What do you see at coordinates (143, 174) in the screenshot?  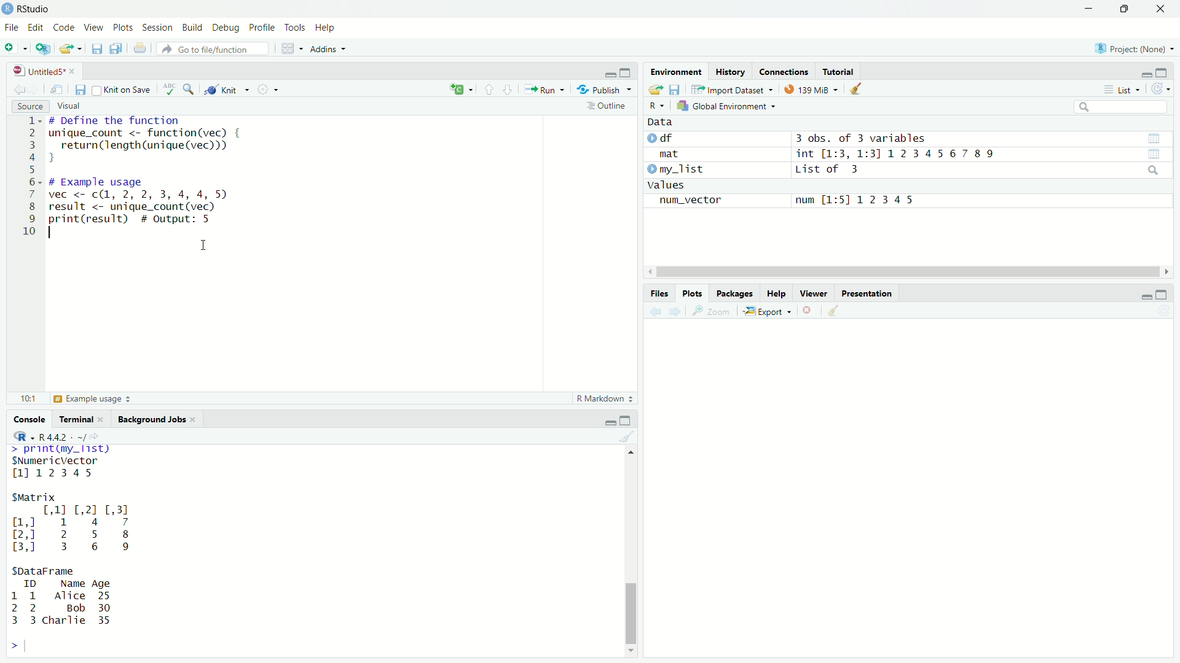 I see `# Define the function
inique_count <- function(vec) {
return(length (unique (vec)))

J

¢ Example usage

vec <- c(1, 2, 2, 3, 4, 4, 5
result <- unique_count (vec)
orint(result) # output: 5` at bounding box center [143, 174].